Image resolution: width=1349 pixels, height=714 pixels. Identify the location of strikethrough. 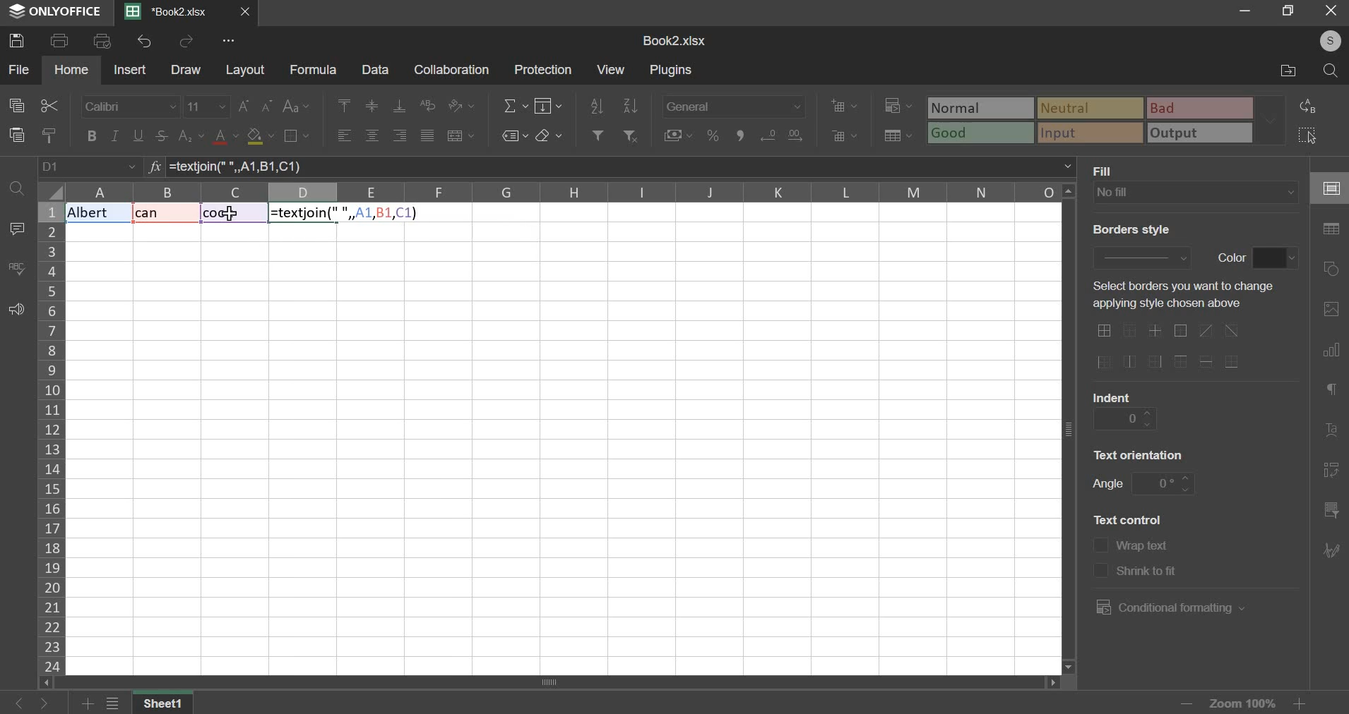
(160, 135).